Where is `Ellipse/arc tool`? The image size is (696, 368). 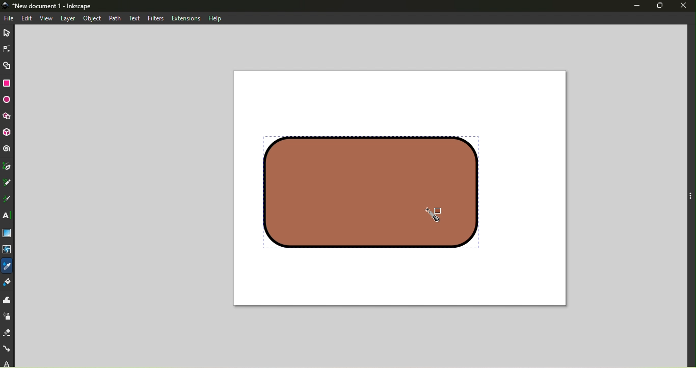
Ellipse/arc tool is located at coordinates (8, 100).